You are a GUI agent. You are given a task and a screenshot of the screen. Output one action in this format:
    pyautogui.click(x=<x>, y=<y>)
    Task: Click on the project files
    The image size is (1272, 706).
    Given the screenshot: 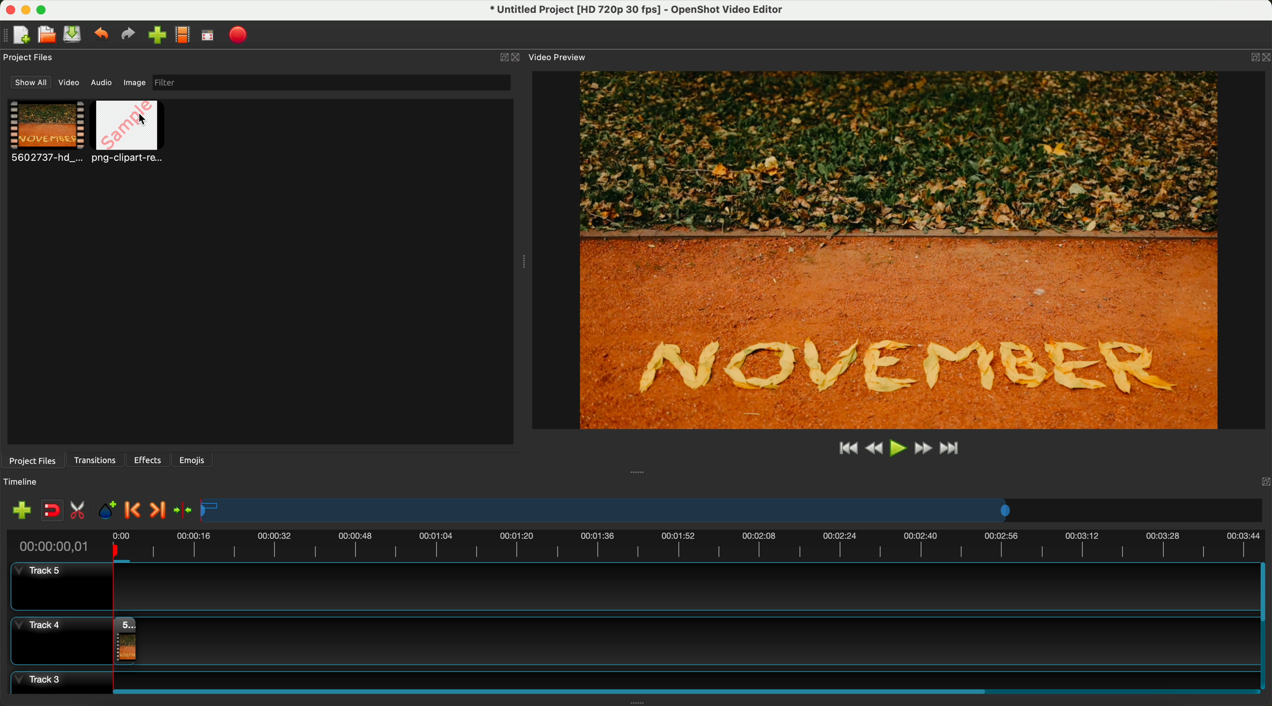 What is the action you would take?
    pyautogui.click(x=30, y=57)
    